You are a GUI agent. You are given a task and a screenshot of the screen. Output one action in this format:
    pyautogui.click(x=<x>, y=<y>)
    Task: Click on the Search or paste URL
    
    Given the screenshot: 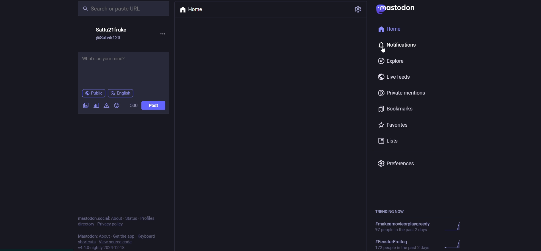 What is the action you would take?
    pyautogui.click(x=124, y=9)
    